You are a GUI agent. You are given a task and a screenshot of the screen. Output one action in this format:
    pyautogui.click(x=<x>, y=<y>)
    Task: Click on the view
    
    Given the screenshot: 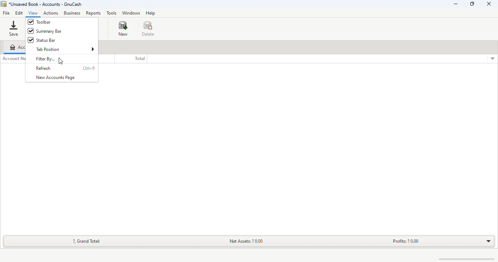 What is the action you would take?
    pyautogui.click(x=34, y=13)
    